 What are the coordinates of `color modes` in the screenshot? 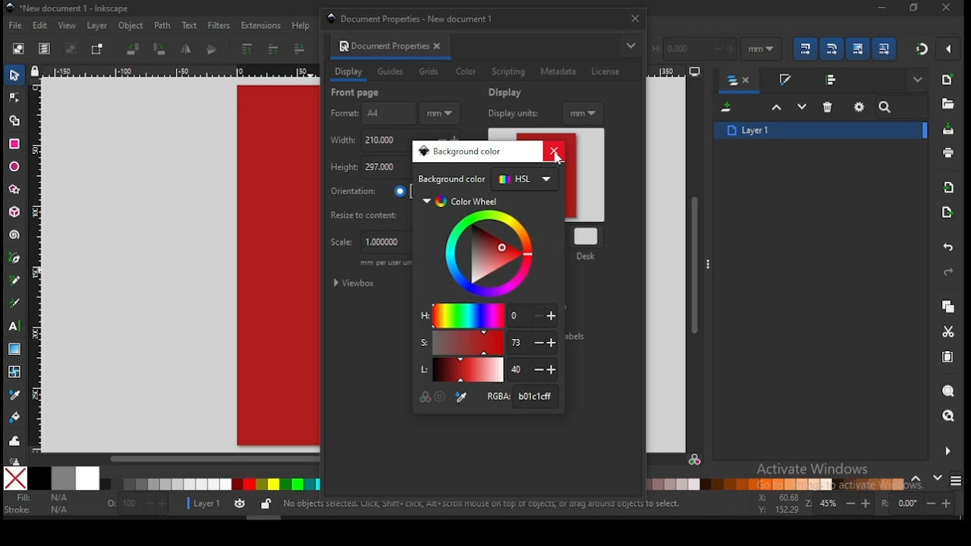 It's located at (956, 481).